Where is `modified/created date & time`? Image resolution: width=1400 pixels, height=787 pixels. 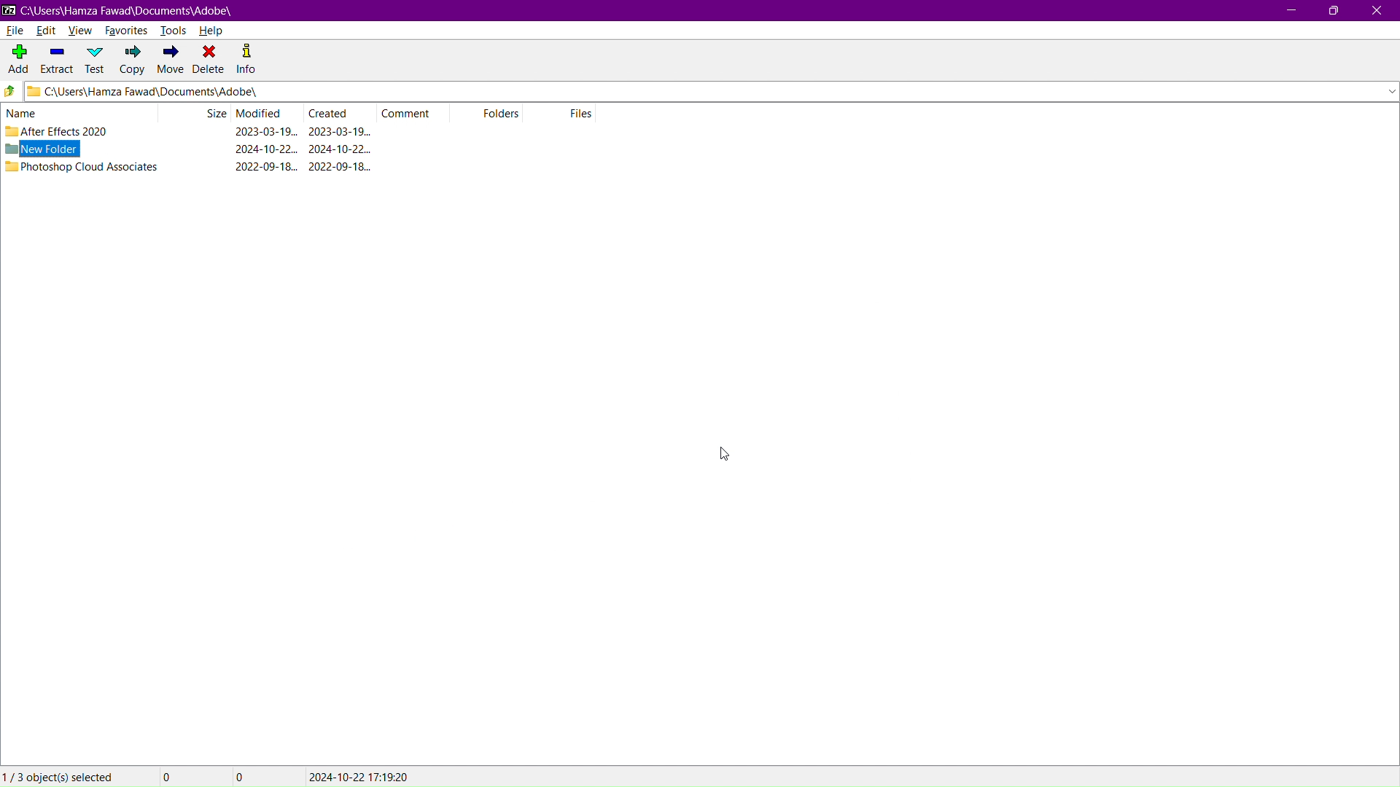
modified/created date & time is located at coordinates (358, 776).